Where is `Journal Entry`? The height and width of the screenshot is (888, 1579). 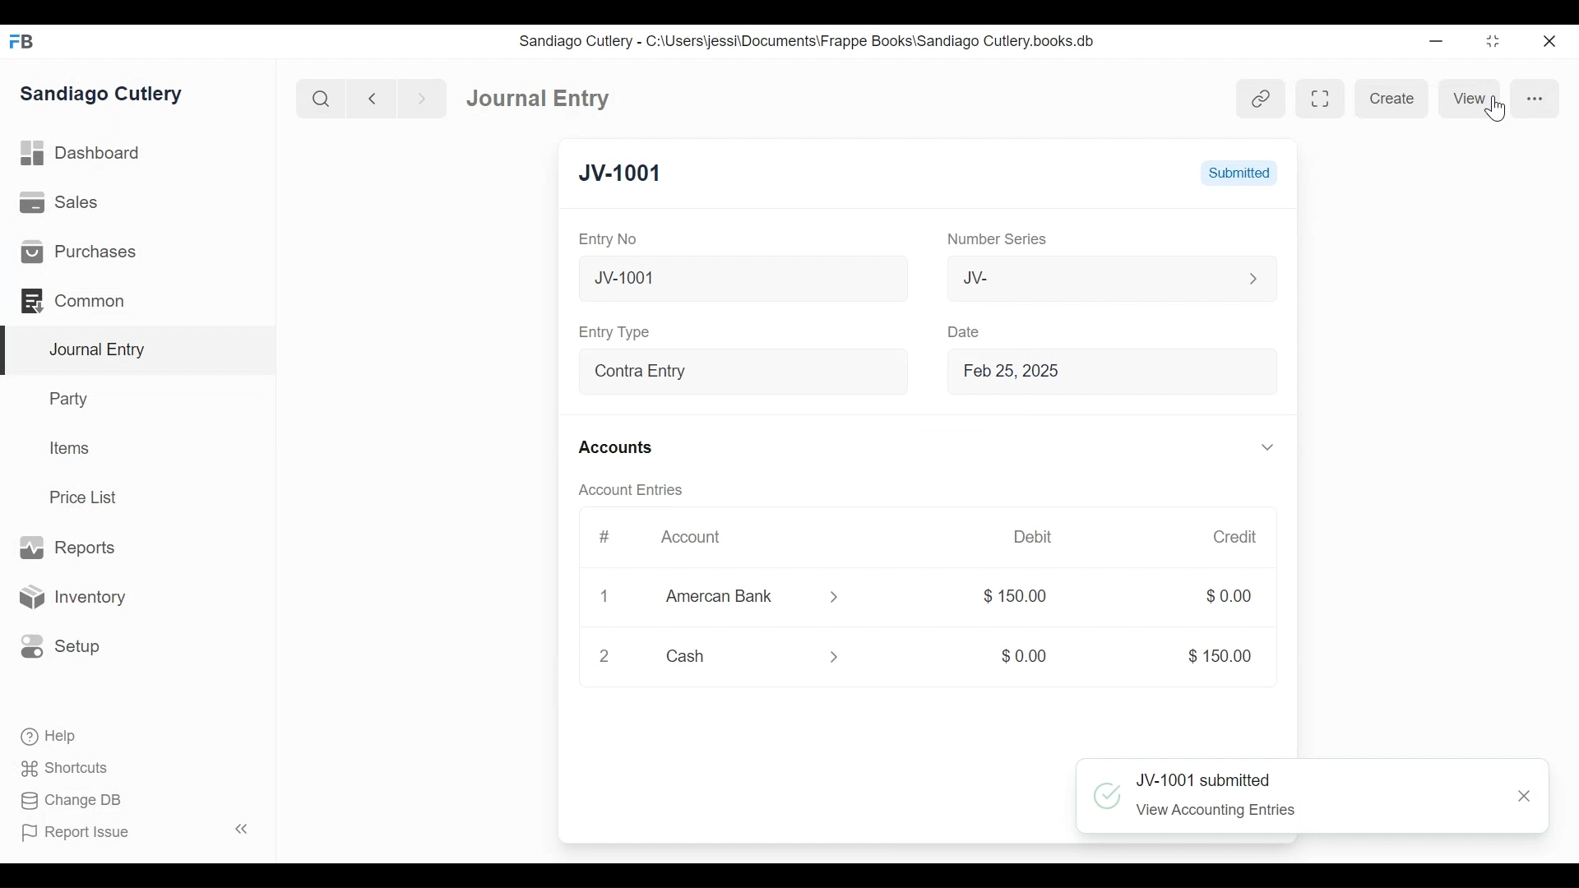 Journal Entry is located at coordinates (539, 97).